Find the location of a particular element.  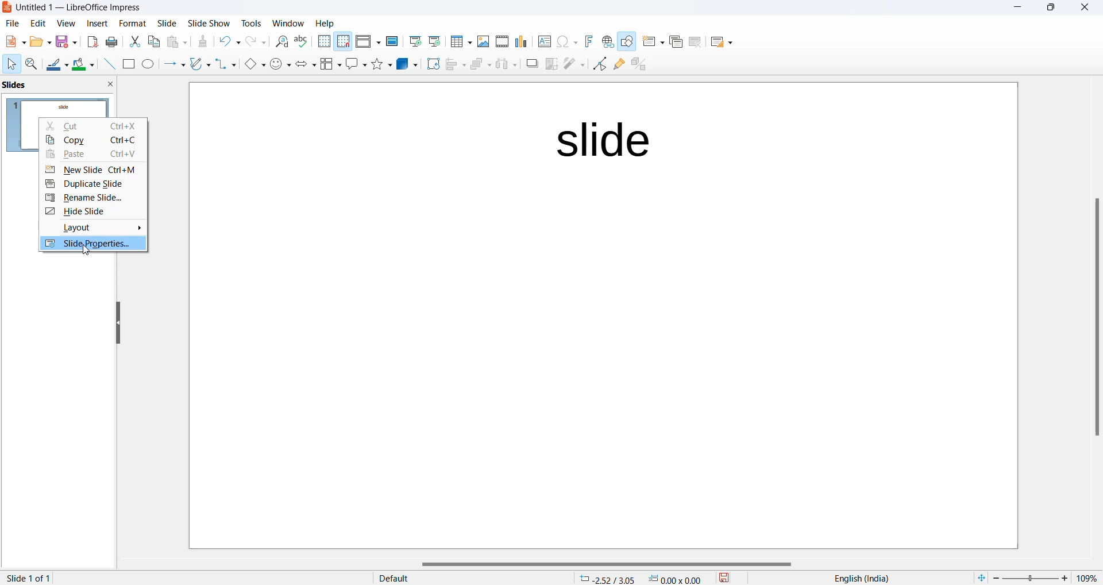

spellings is located at coordinates (303, 42).